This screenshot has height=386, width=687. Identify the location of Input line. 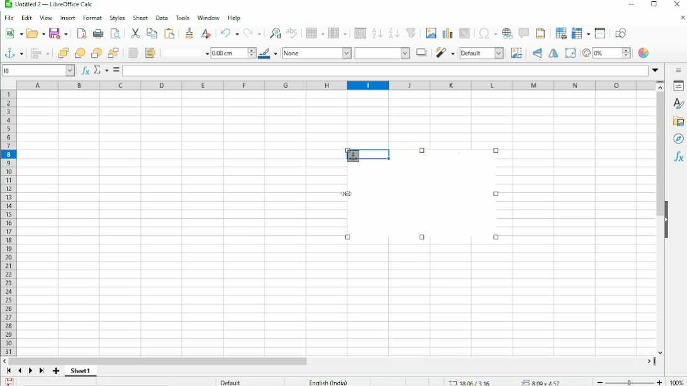
(386, 70).